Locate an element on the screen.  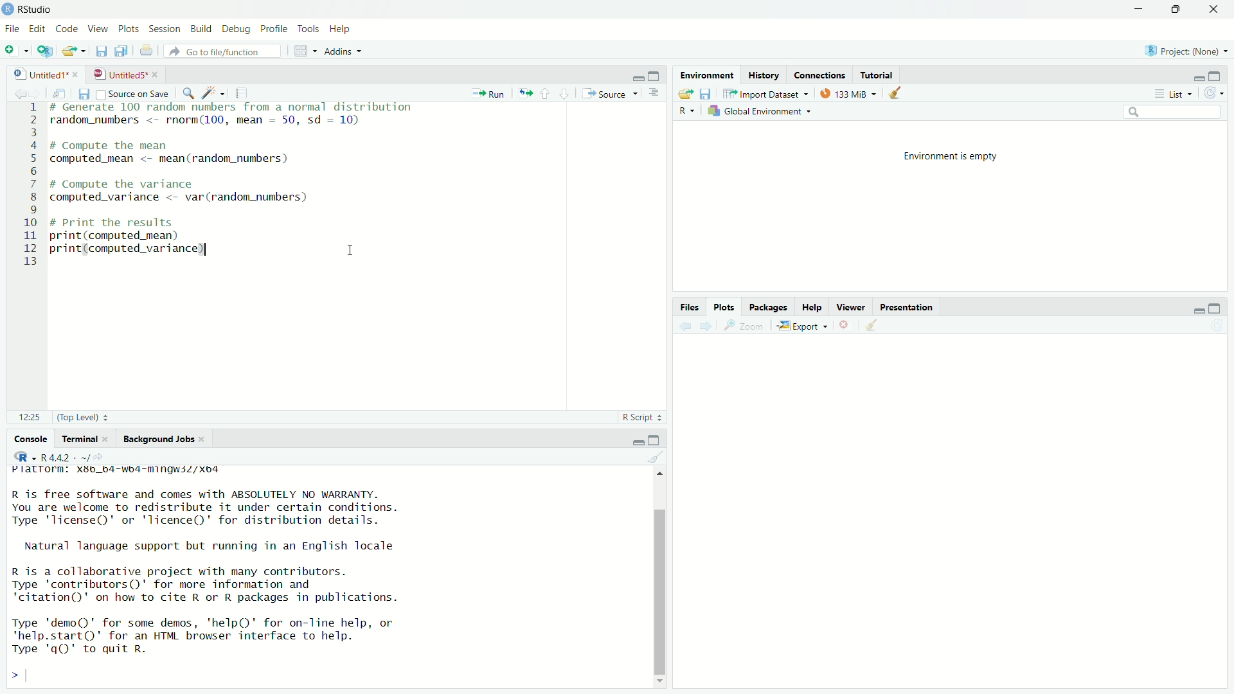
maximize is located at coordinates (1179, 10).